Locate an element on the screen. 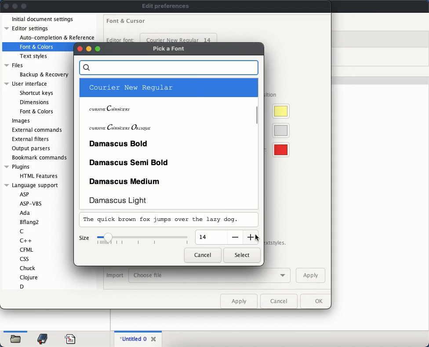  font and cursor is located at coordinates (126, 22).